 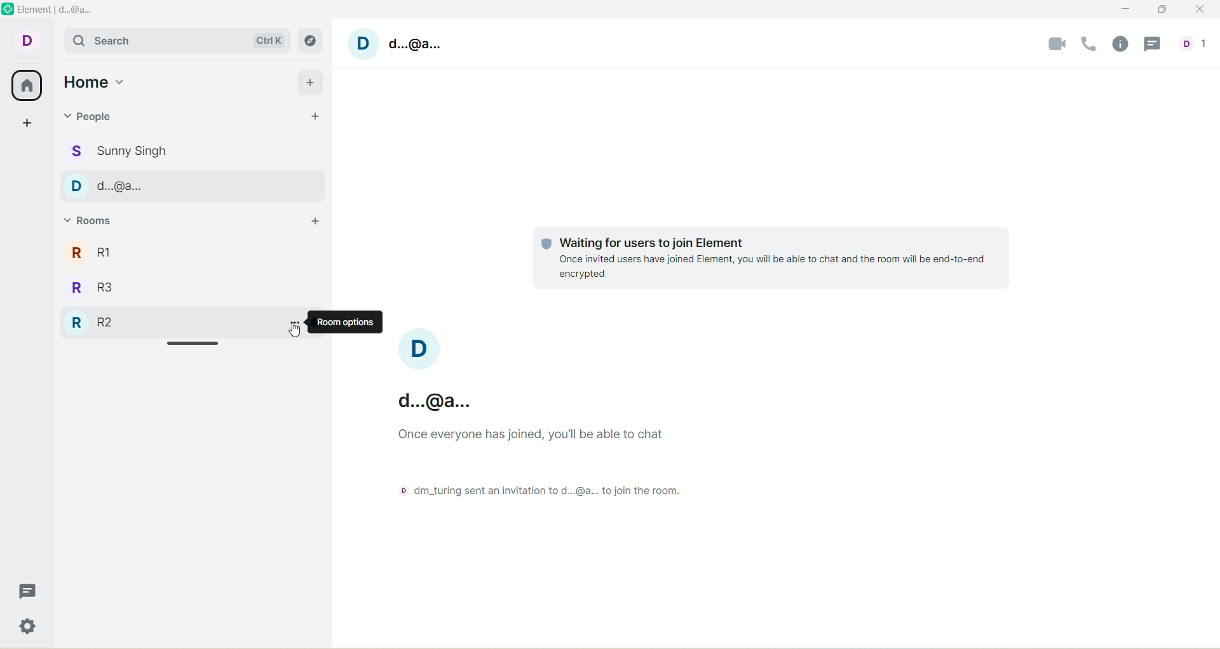 What do you see at coordinates (1055, 45) in the screenshot?
I see `video call` at bounding box center [1055, 45].